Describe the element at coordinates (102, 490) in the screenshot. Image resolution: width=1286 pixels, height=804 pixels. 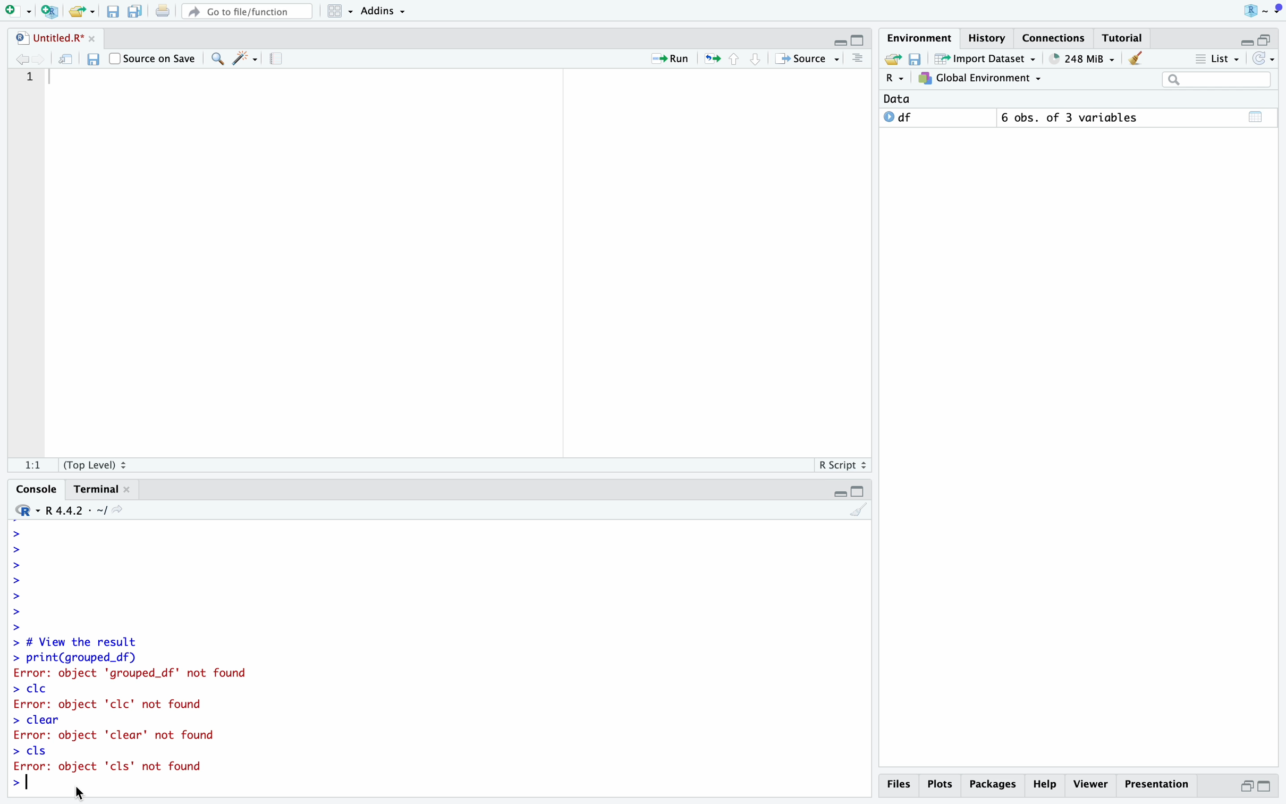
I see `Terminal` at that location.